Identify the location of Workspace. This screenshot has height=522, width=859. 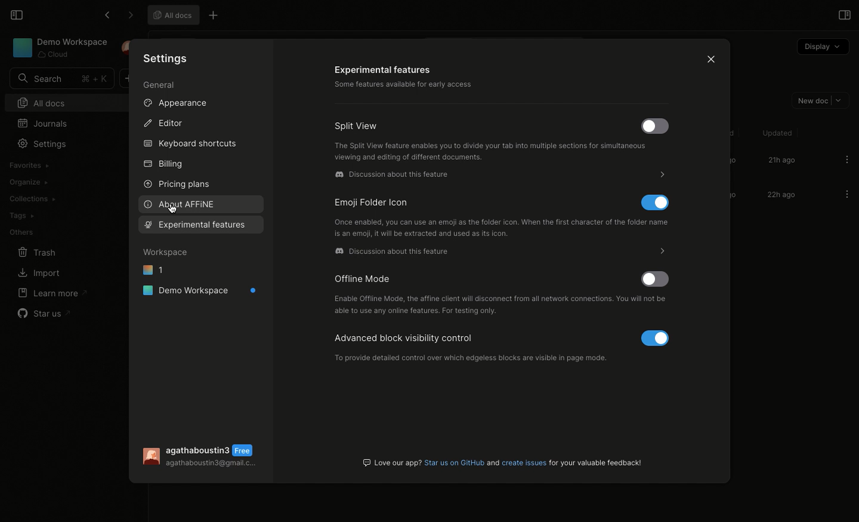
(166, 251).